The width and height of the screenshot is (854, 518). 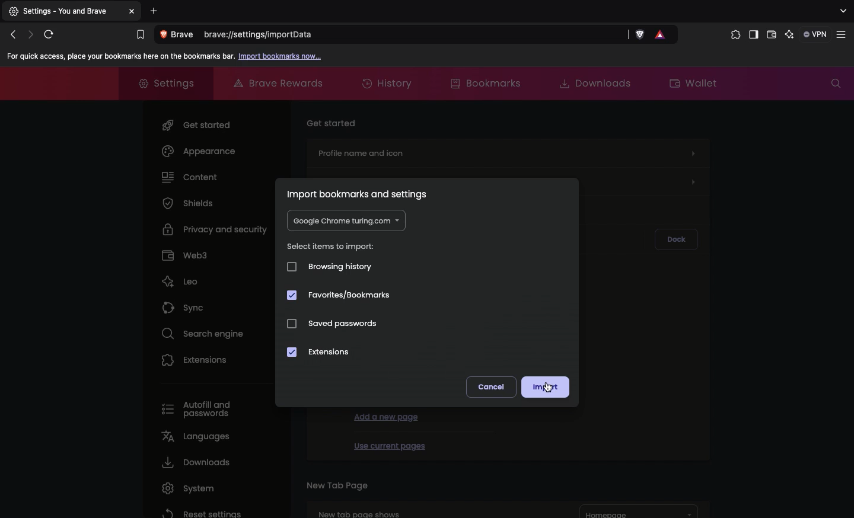 I want to click on For quick access, place your bookmarks here on the bookmarks bar., so click(x=119, y=56).